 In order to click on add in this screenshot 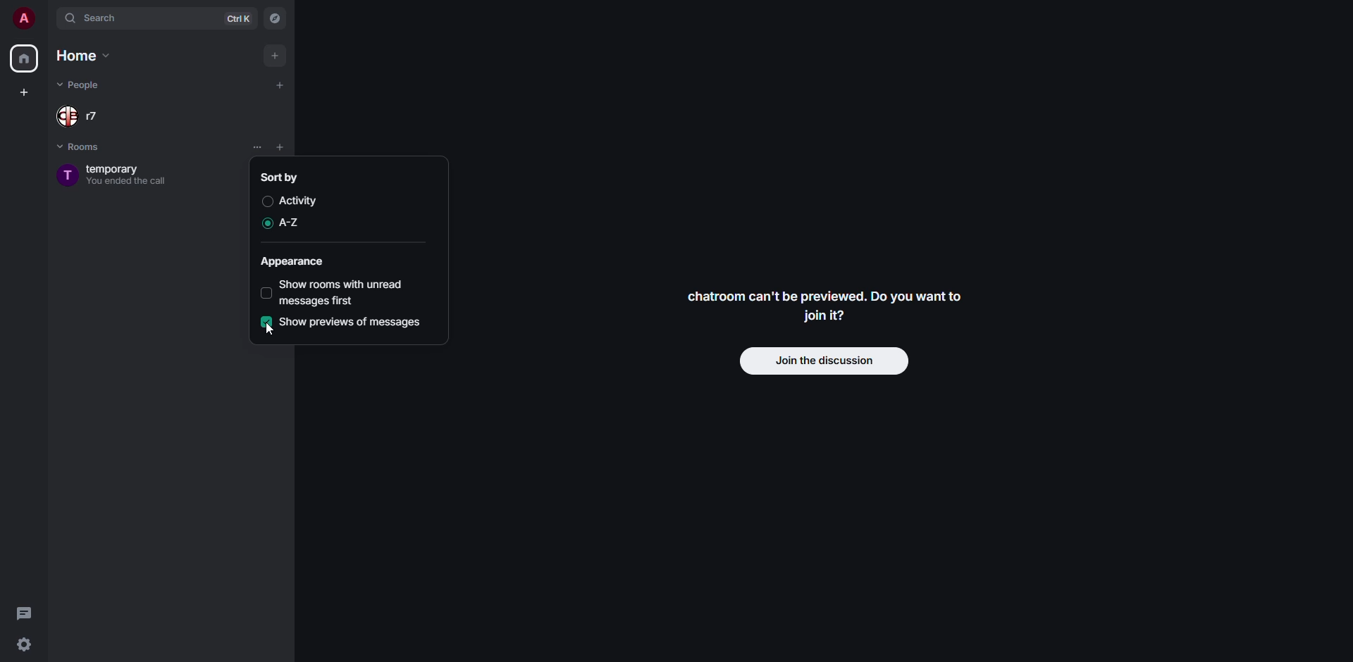, I will do `click(280, 85)`.